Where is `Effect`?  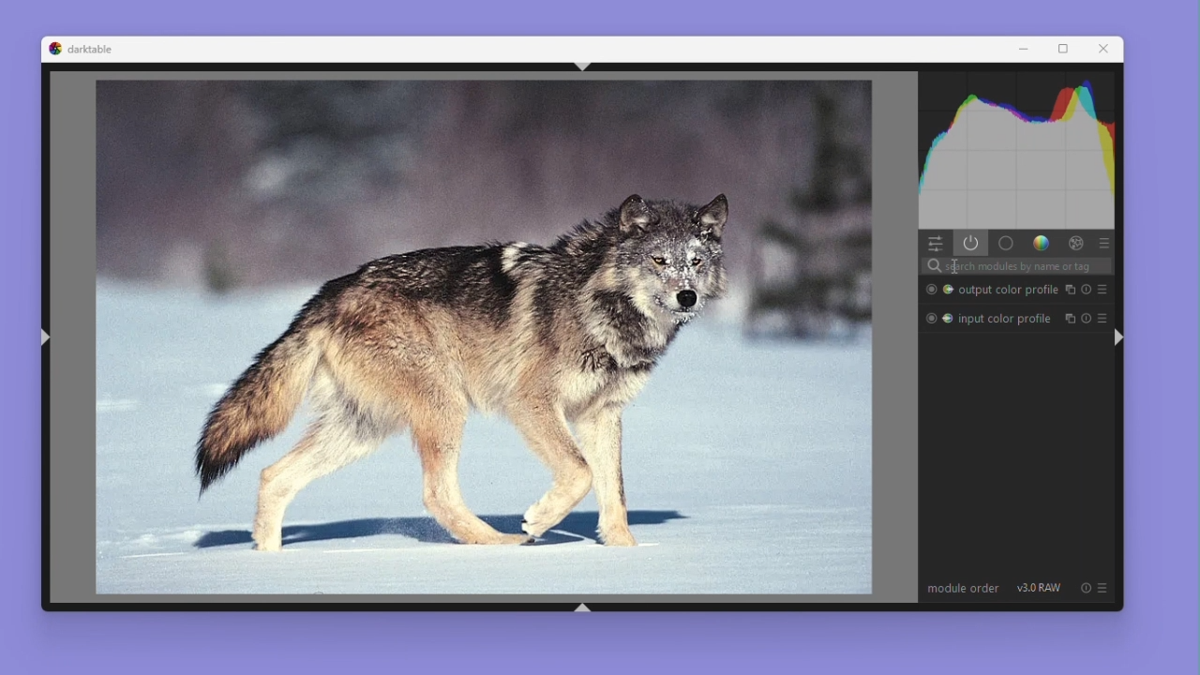 Effect is located at coordinates (1073, 244).